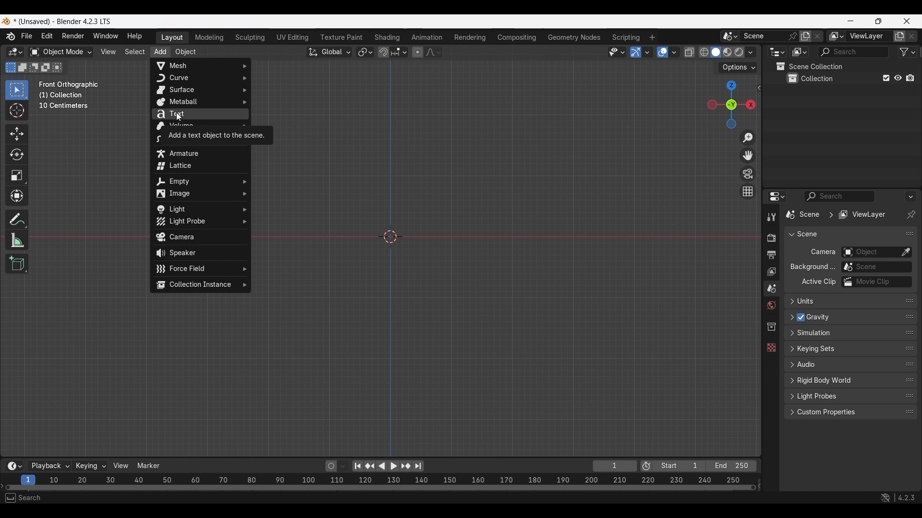 This screenshot has height=518, width=922. What do you see at coordinates (646, 466) in the screenshot?
I see `Use preview range` at bounding box center [646, 466].